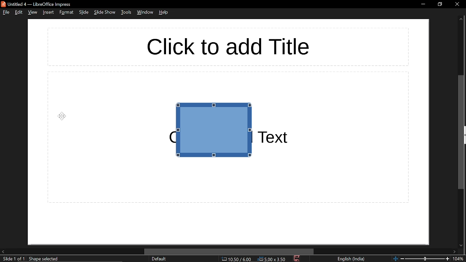  Describe the element at coordinates (36, 4) in the screenshot. I see `current window` at that location.